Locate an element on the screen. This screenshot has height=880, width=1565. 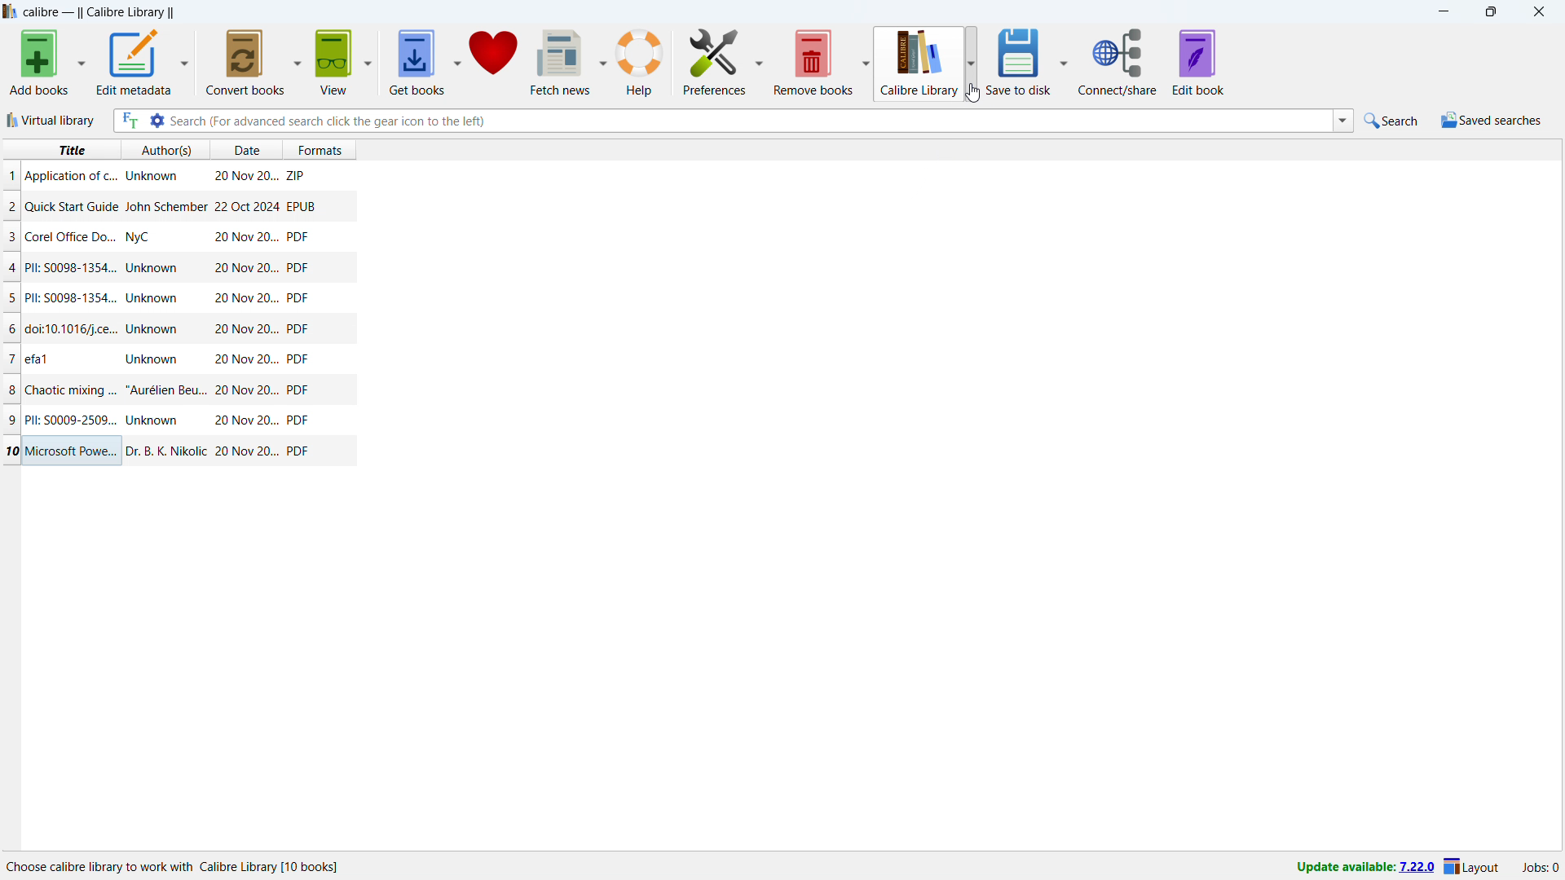
convert books options is located at coordinates (298, 60).